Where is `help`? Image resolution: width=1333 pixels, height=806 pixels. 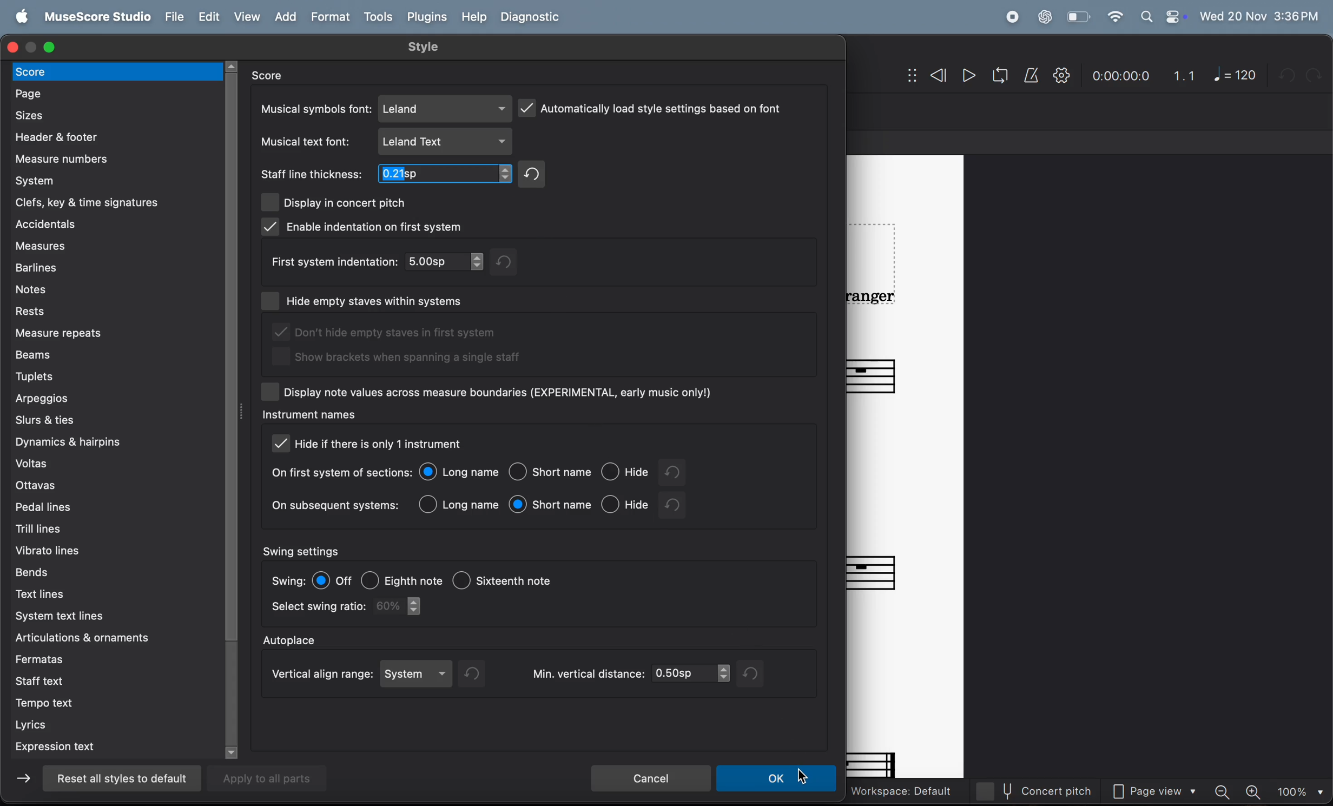
help is located at coordinates (472, 17).